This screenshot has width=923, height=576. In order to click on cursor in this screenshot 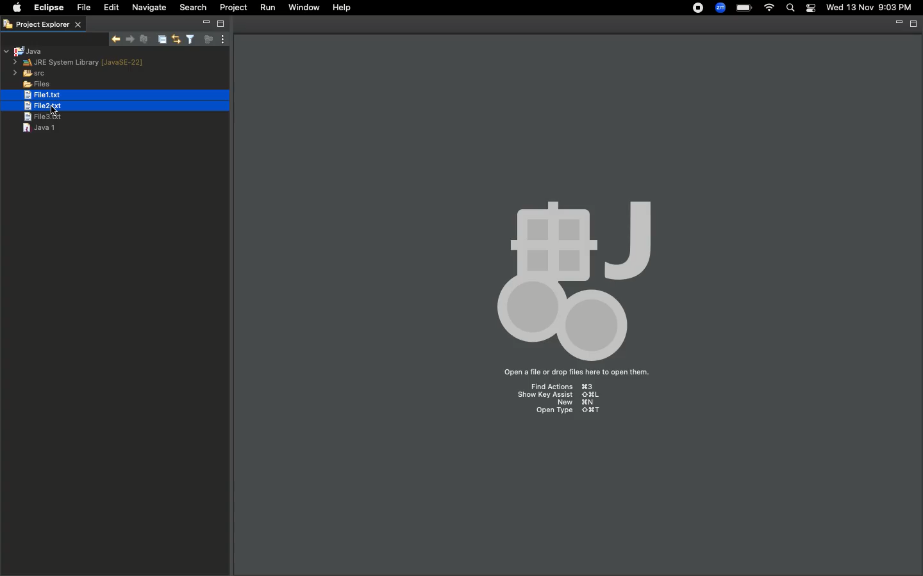, I will do `click(54, 108)`.